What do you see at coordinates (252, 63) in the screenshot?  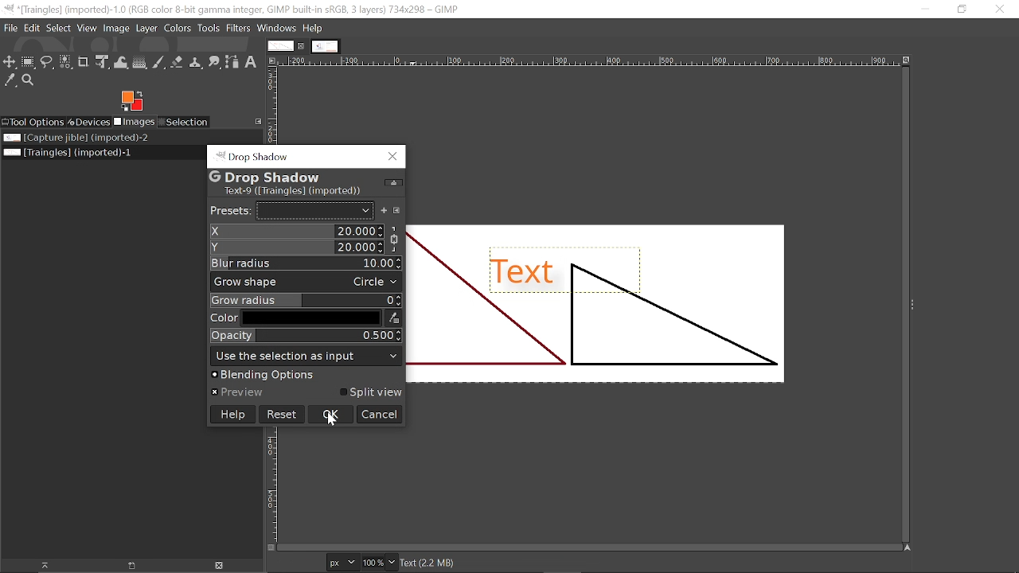 I see `text tool` at bounding box center [252, 63].